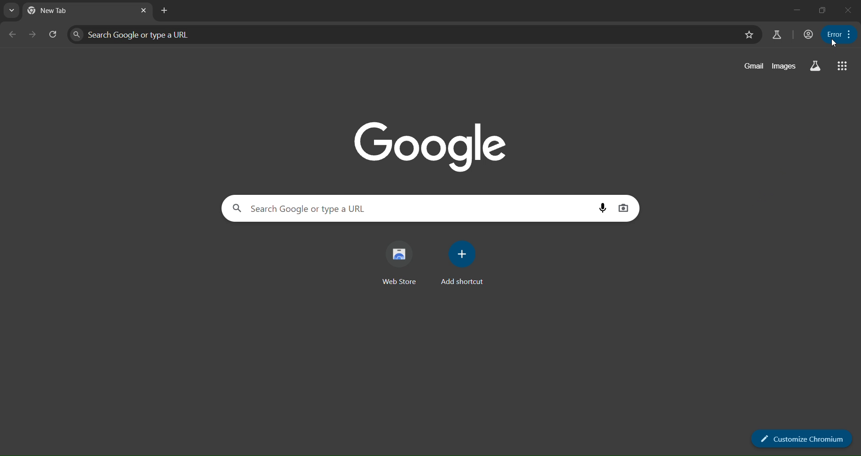  What do you see at coordinates (822, 11) in the screenshot?
I see `restore down` at bounding box center [822, 11].